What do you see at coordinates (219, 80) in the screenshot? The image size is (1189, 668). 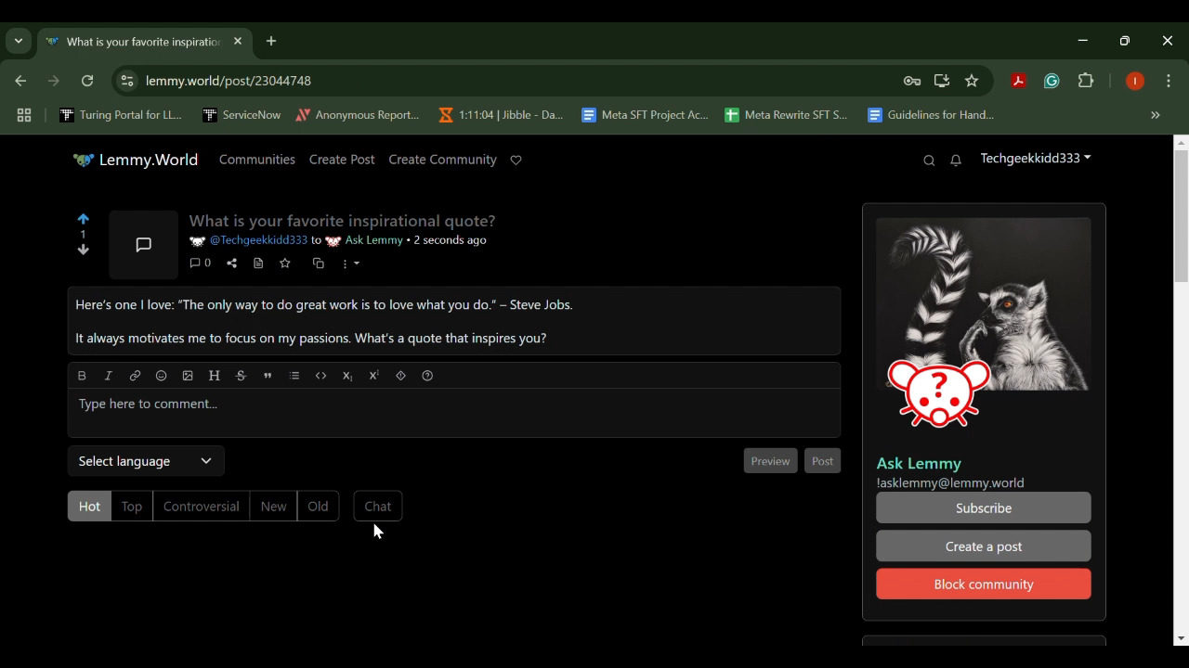 I see `25 lemmy.world/post/23044748` at bounding box center [219, 80].